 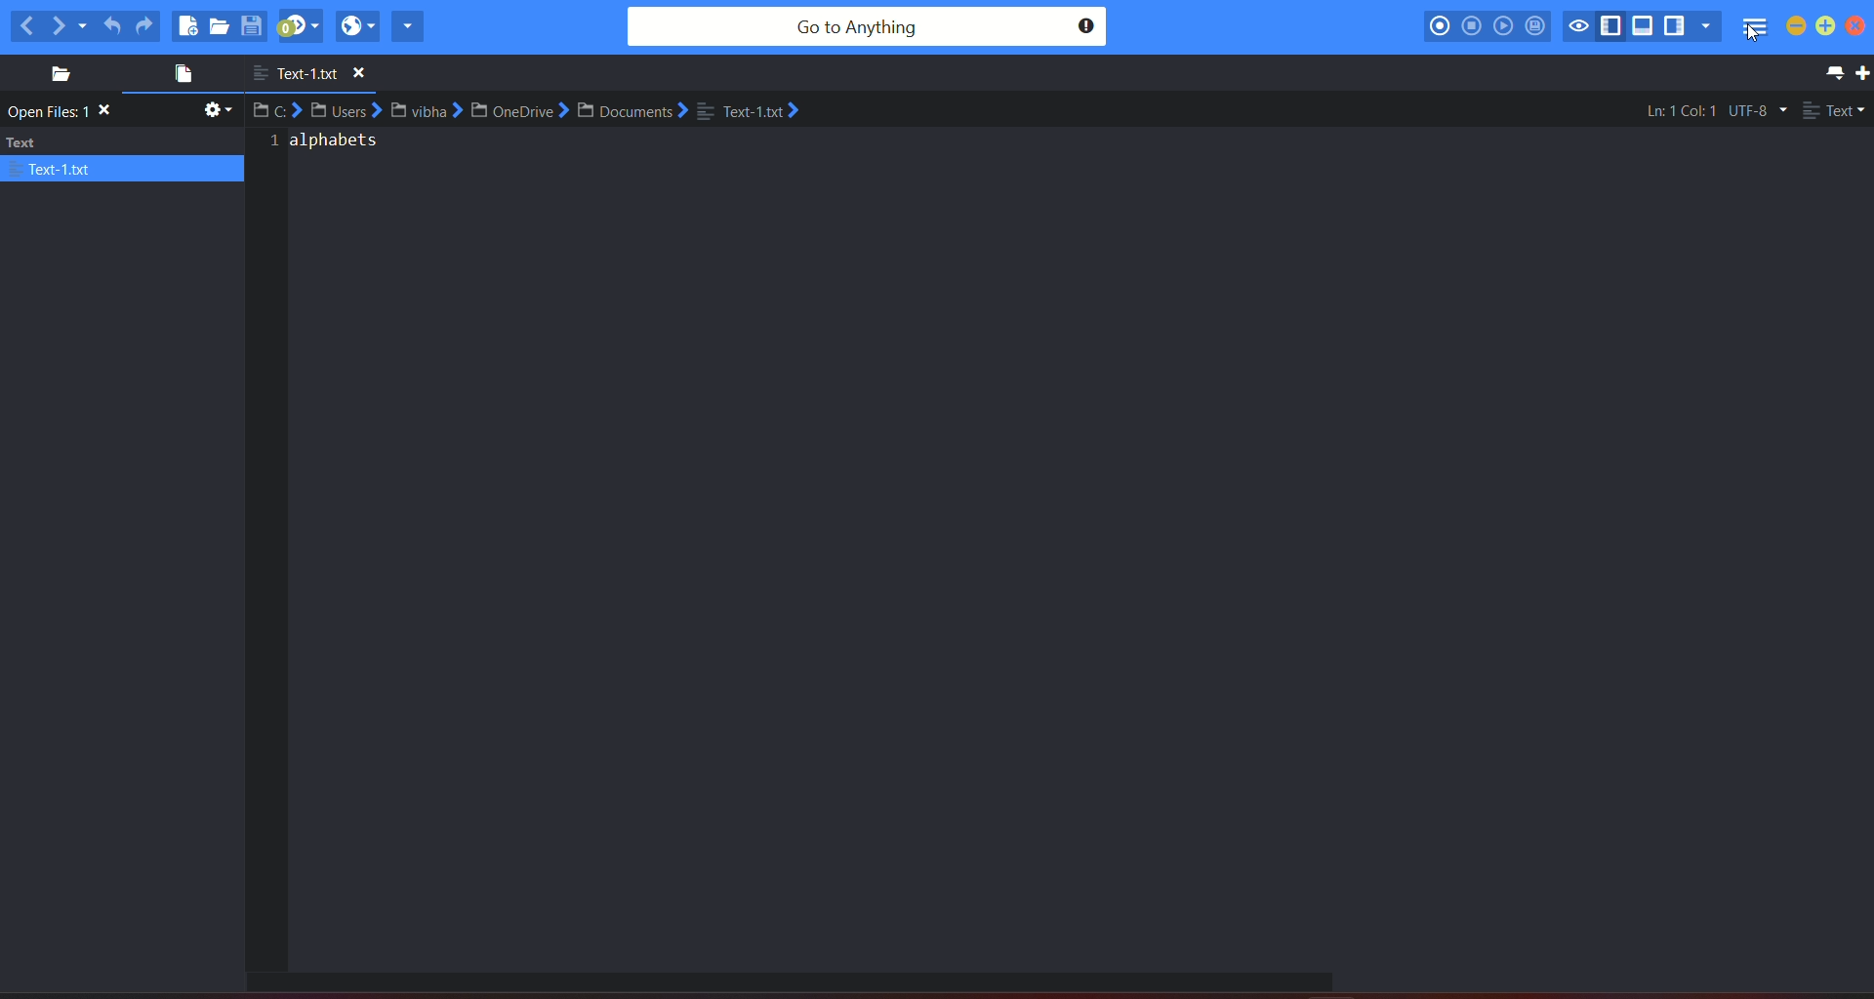 I want to click on list all tab, so click(x=1831, y=72).